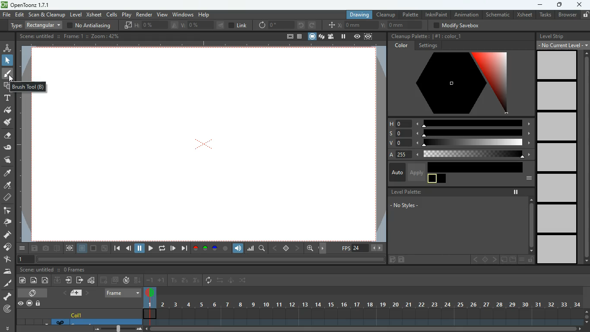 This screenshot has width=590, height=332. What do you see at coordinates (276, 25) in the screenshot?
I see `rotation` at bounding box center [276, 25].